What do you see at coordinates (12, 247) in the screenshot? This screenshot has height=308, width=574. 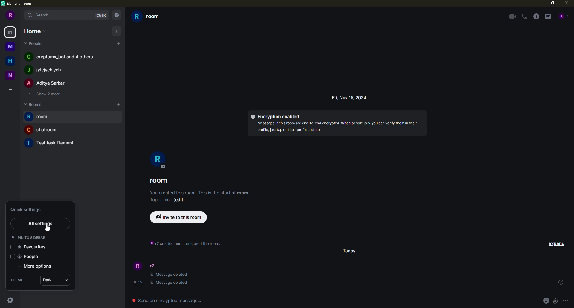 I see `select` at bounding box center [12, 247].